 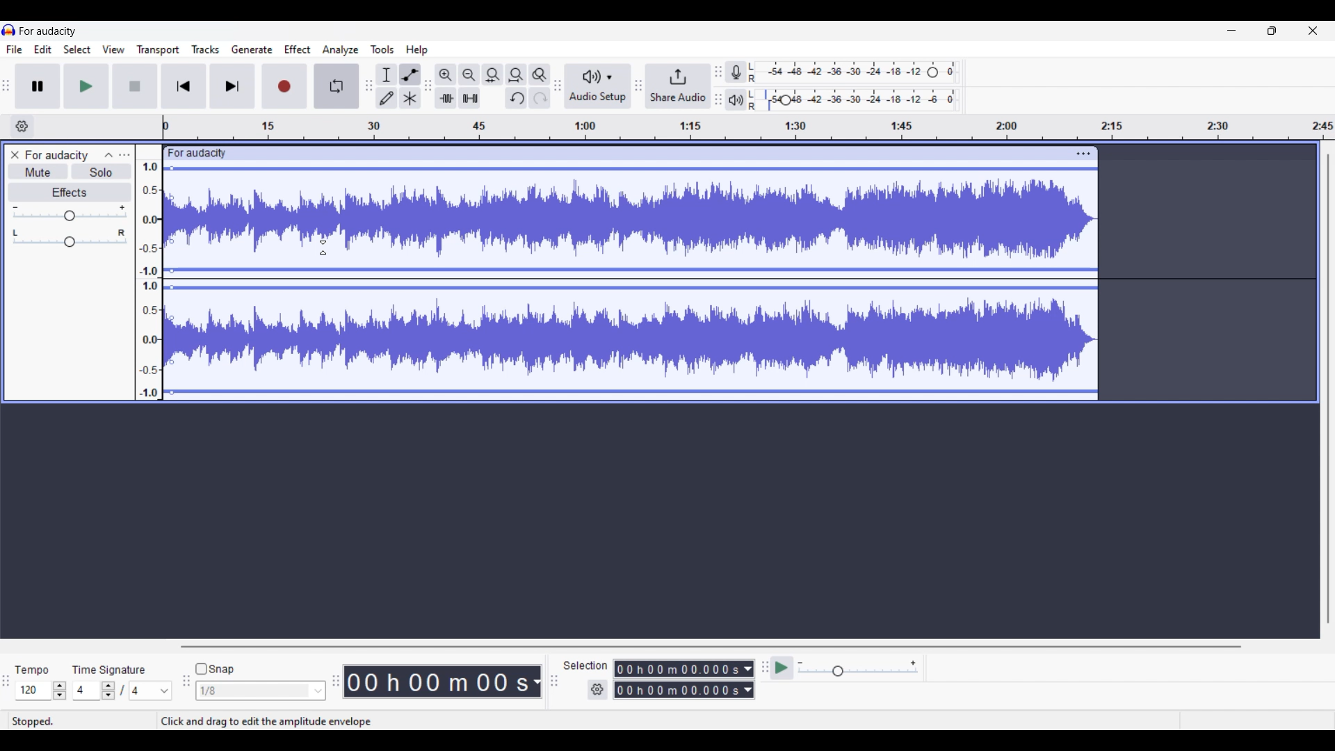 What do you see at coordinates (184, 86) in the screenshot?
I see `Skip/Select to start` at bounding box center [184, 86].